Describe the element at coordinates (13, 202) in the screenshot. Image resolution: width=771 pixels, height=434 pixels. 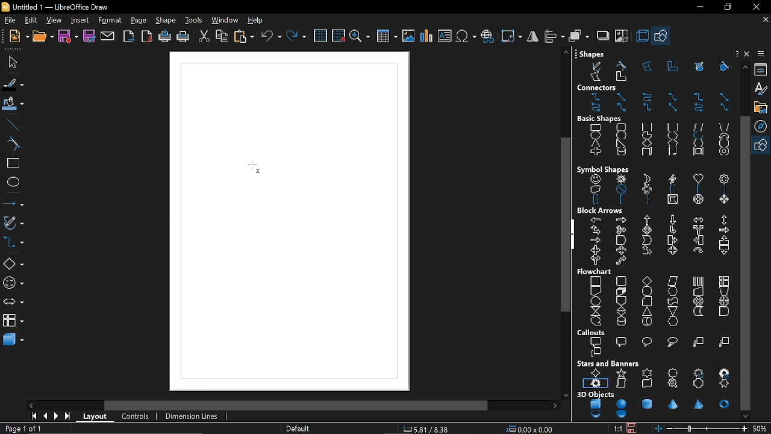
I see `lines and arrows` at that location.